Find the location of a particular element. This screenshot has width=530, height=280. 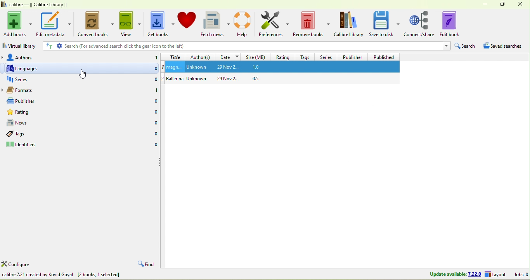

virtual library is located at coordinates (20, 45).